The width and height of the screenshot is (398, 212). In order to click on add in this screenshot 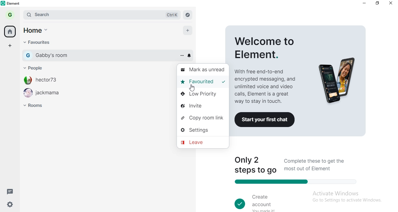, I will do `click(187, 29)`.